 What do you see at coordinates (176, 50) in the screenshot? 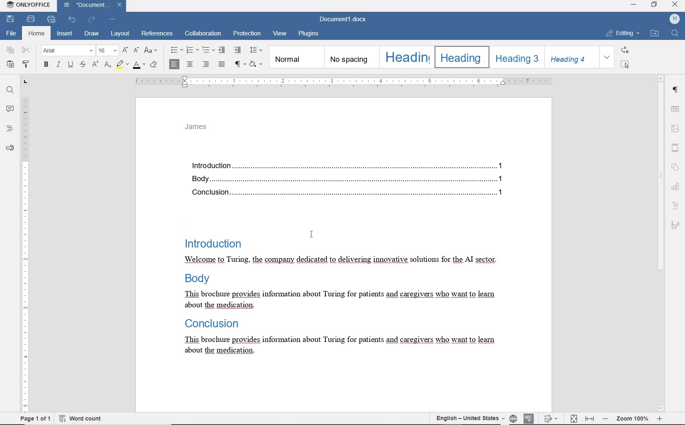
I see `bullets` at bounding box center [176, 50].